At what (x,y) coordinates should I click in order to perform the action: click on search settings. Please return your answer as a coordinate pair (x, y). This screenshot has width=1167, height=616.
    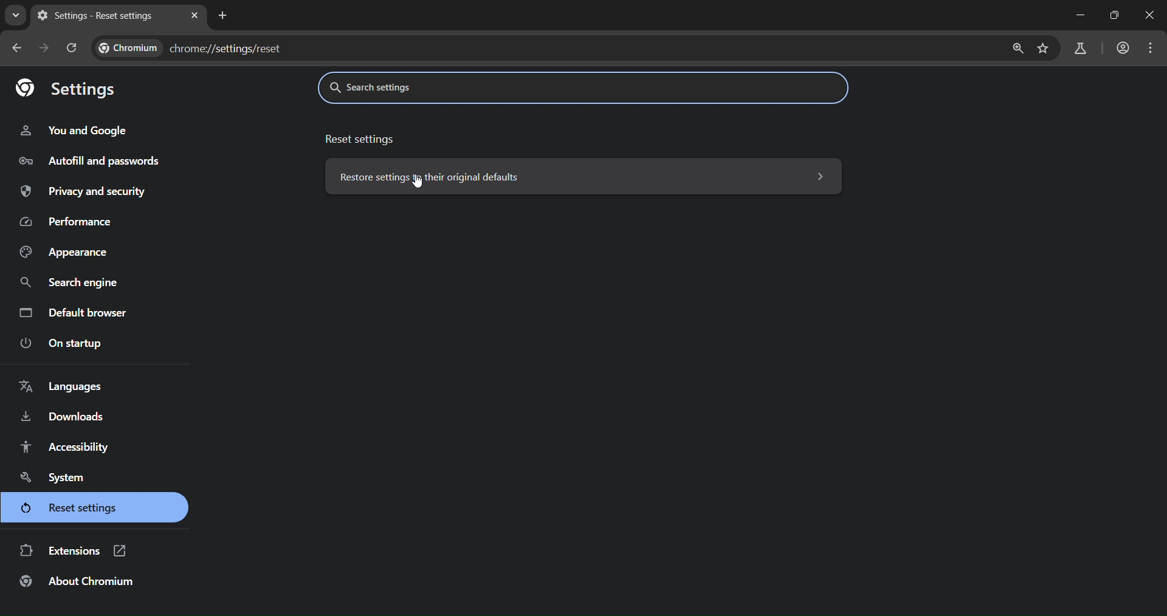
    Looking at the image, I should click on (484, 84).